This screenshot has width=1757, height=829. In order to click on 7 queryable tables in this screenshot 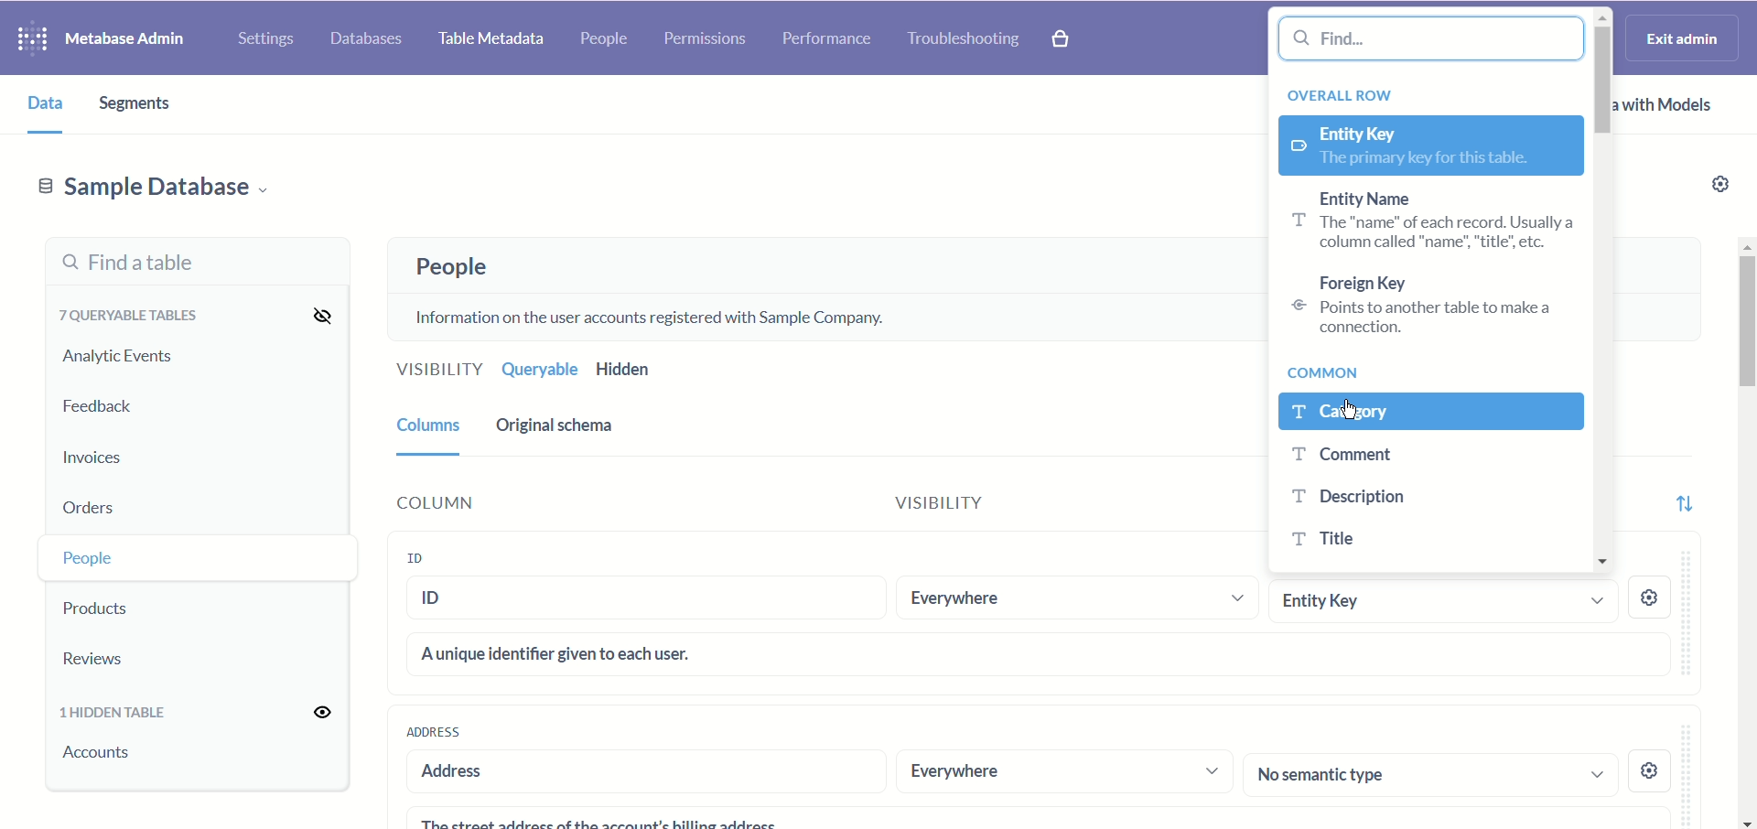, I will do `click(124, 315)`.